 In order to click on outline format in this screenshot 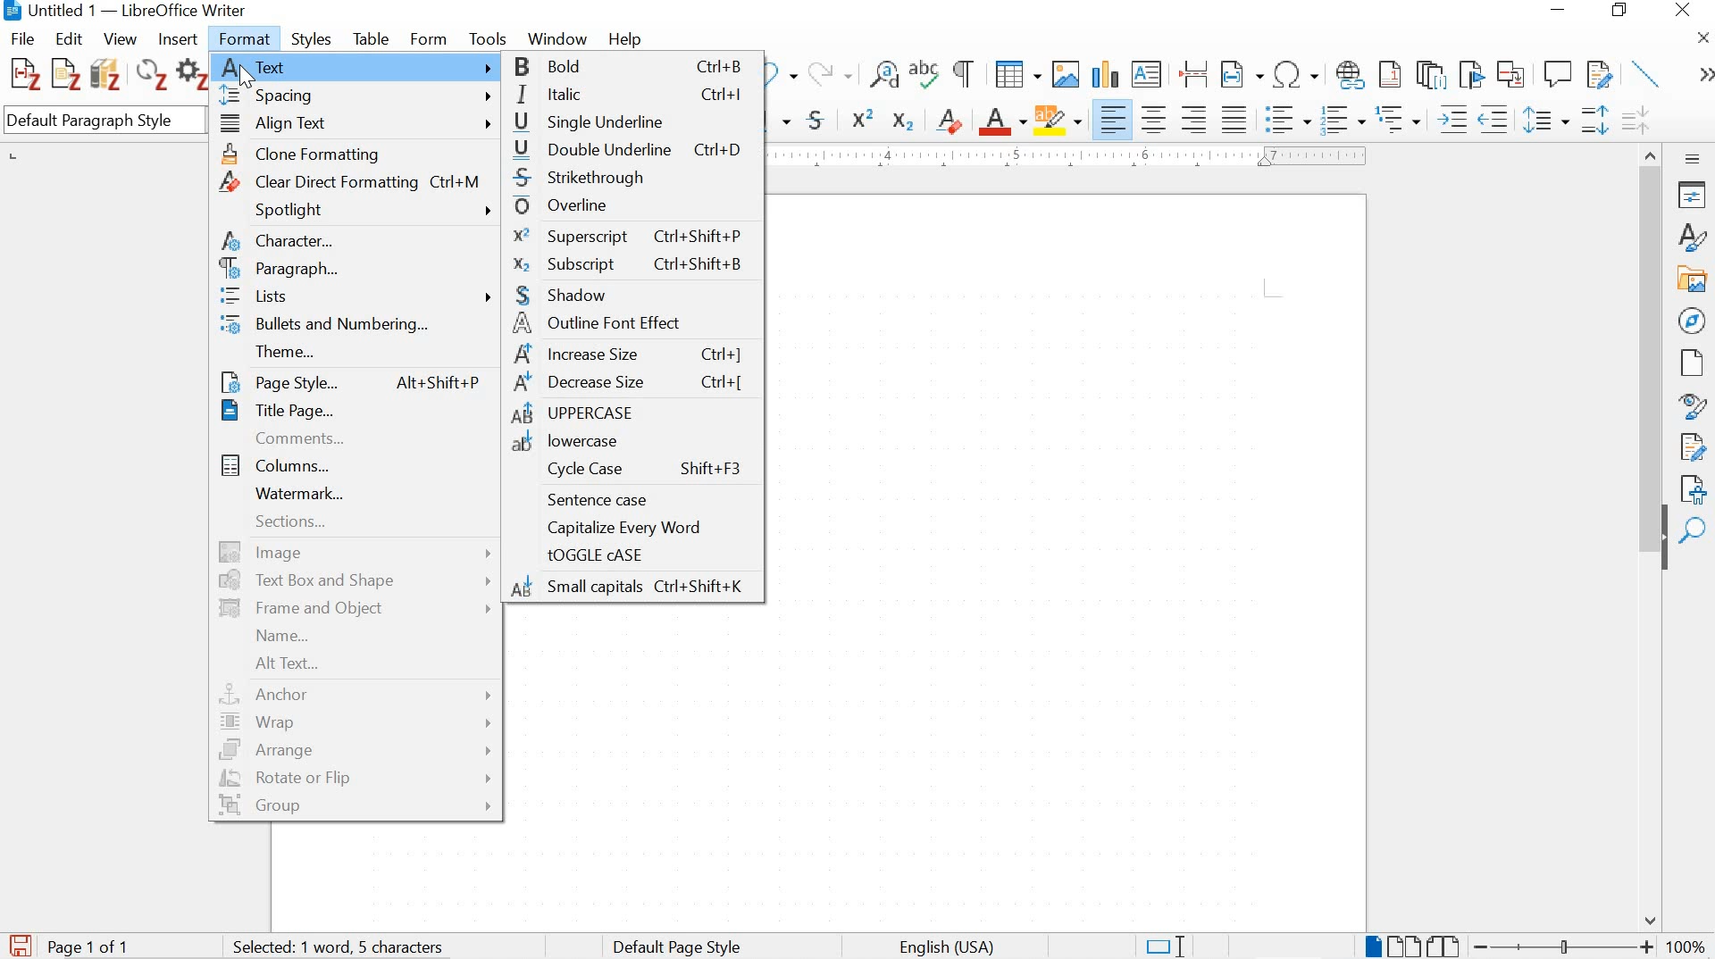, I will do `click(1400, 121)`.